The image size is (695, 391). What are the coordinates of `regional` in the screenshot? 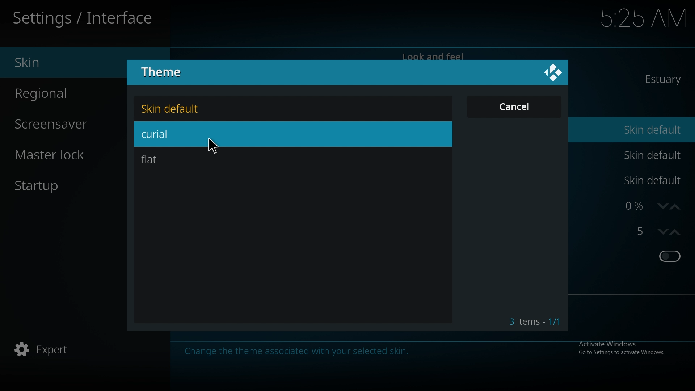 It's located at (61, 94).